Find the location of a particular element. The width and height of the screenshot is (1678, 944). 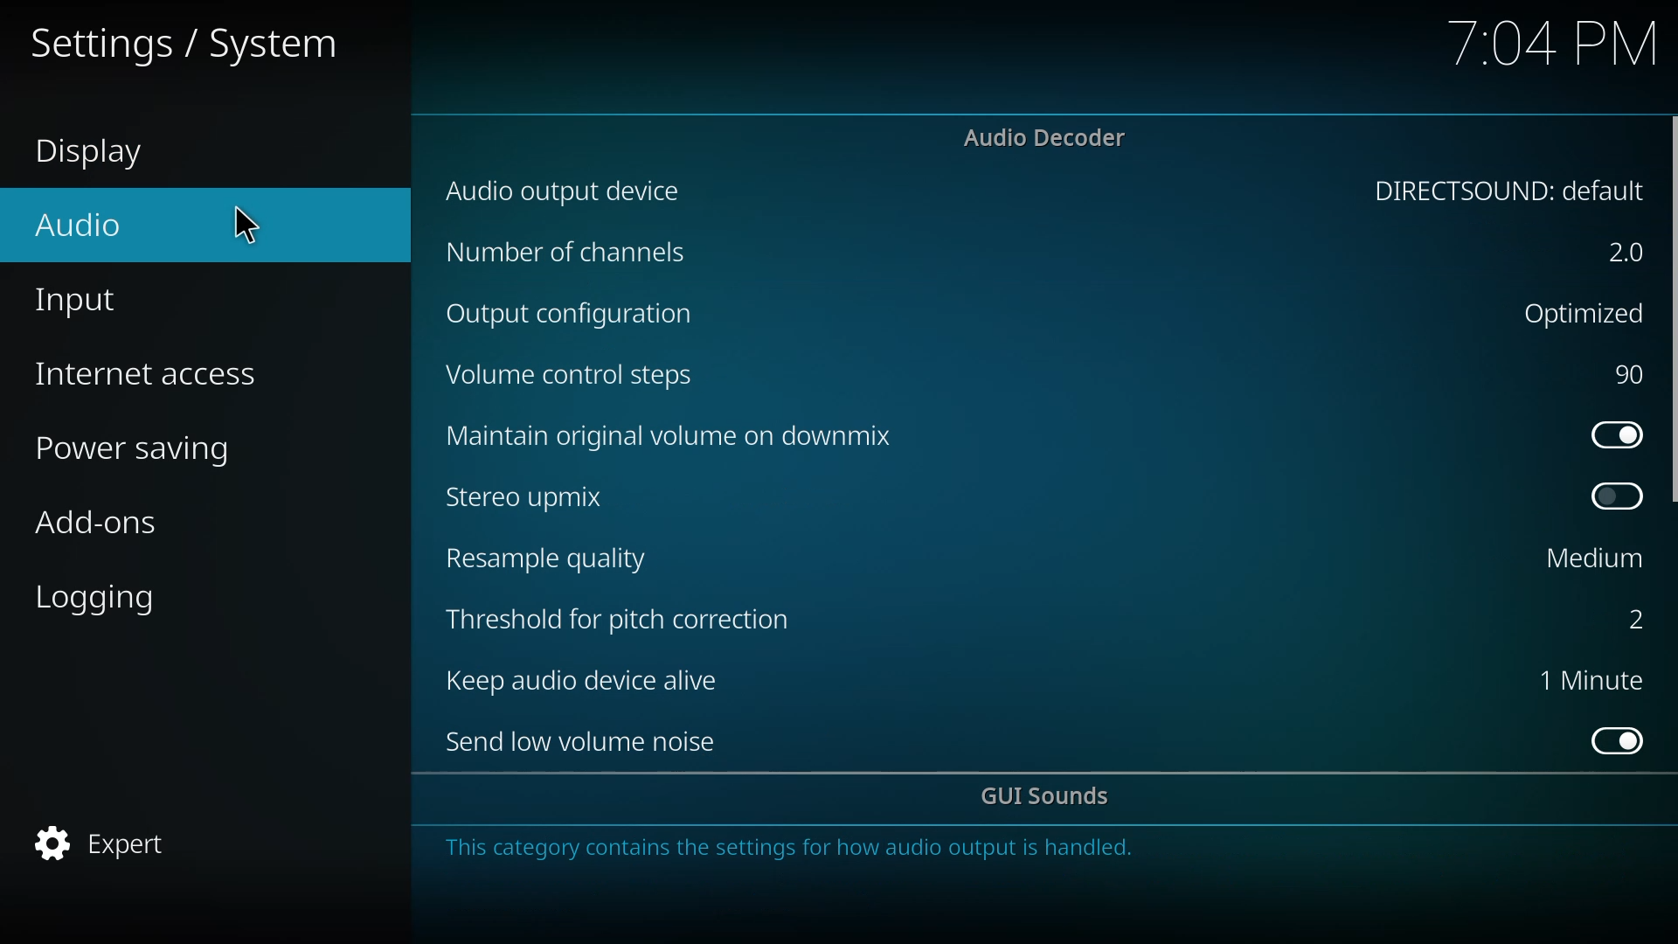

enable is located at coordinates (1618, 496).